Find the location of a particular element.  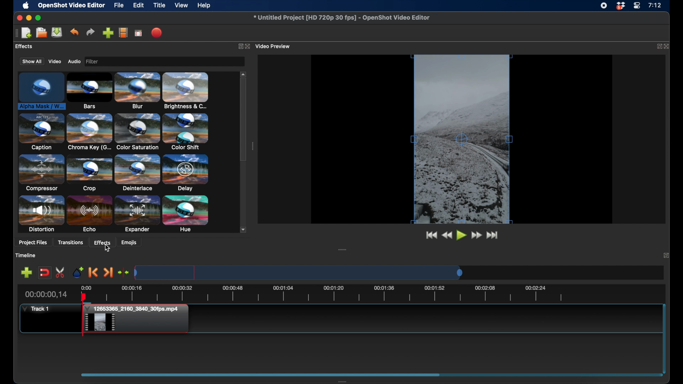

import files is located at coordinates (108, 33).